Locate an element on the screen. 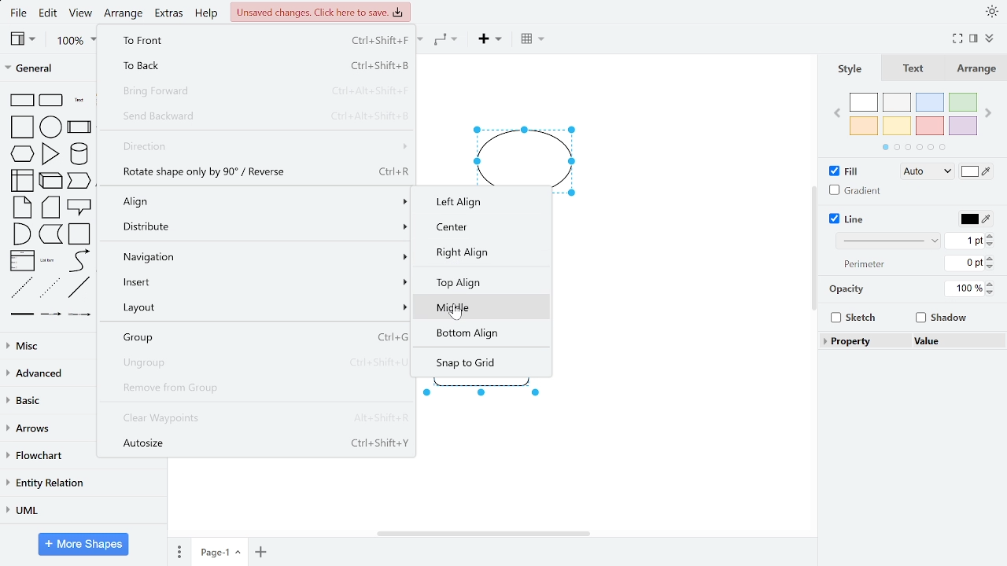 Image resolution: width=1007 pixels, height=566 pixels. center is located at coordinates (486, 229).